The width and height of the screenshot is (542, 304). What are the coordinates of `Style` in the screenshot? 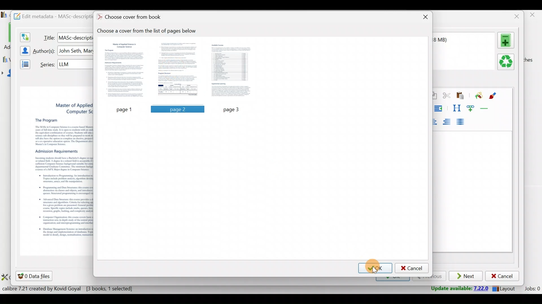 It's located at (456, 108).